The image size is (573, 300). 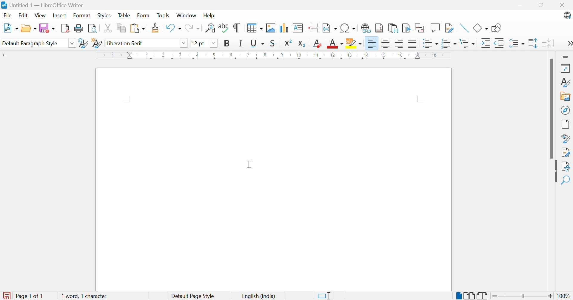 I want to click on Italic, so click(x=241, y=43).